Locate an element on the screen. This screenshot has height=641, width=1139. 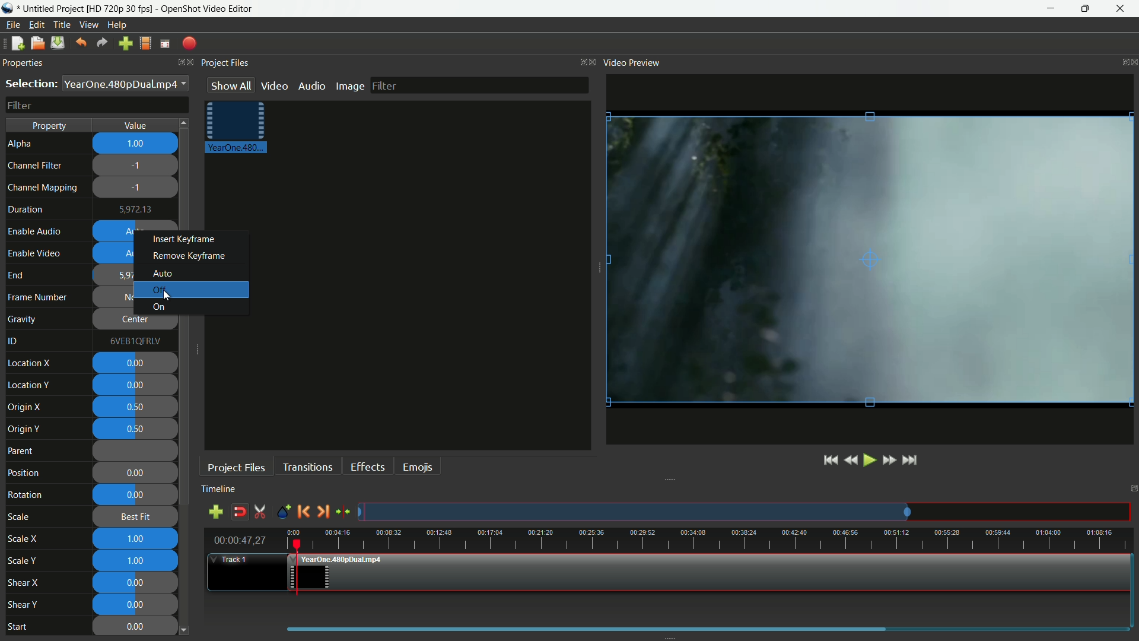
insert keyframe is located at coordinates (184, 239).